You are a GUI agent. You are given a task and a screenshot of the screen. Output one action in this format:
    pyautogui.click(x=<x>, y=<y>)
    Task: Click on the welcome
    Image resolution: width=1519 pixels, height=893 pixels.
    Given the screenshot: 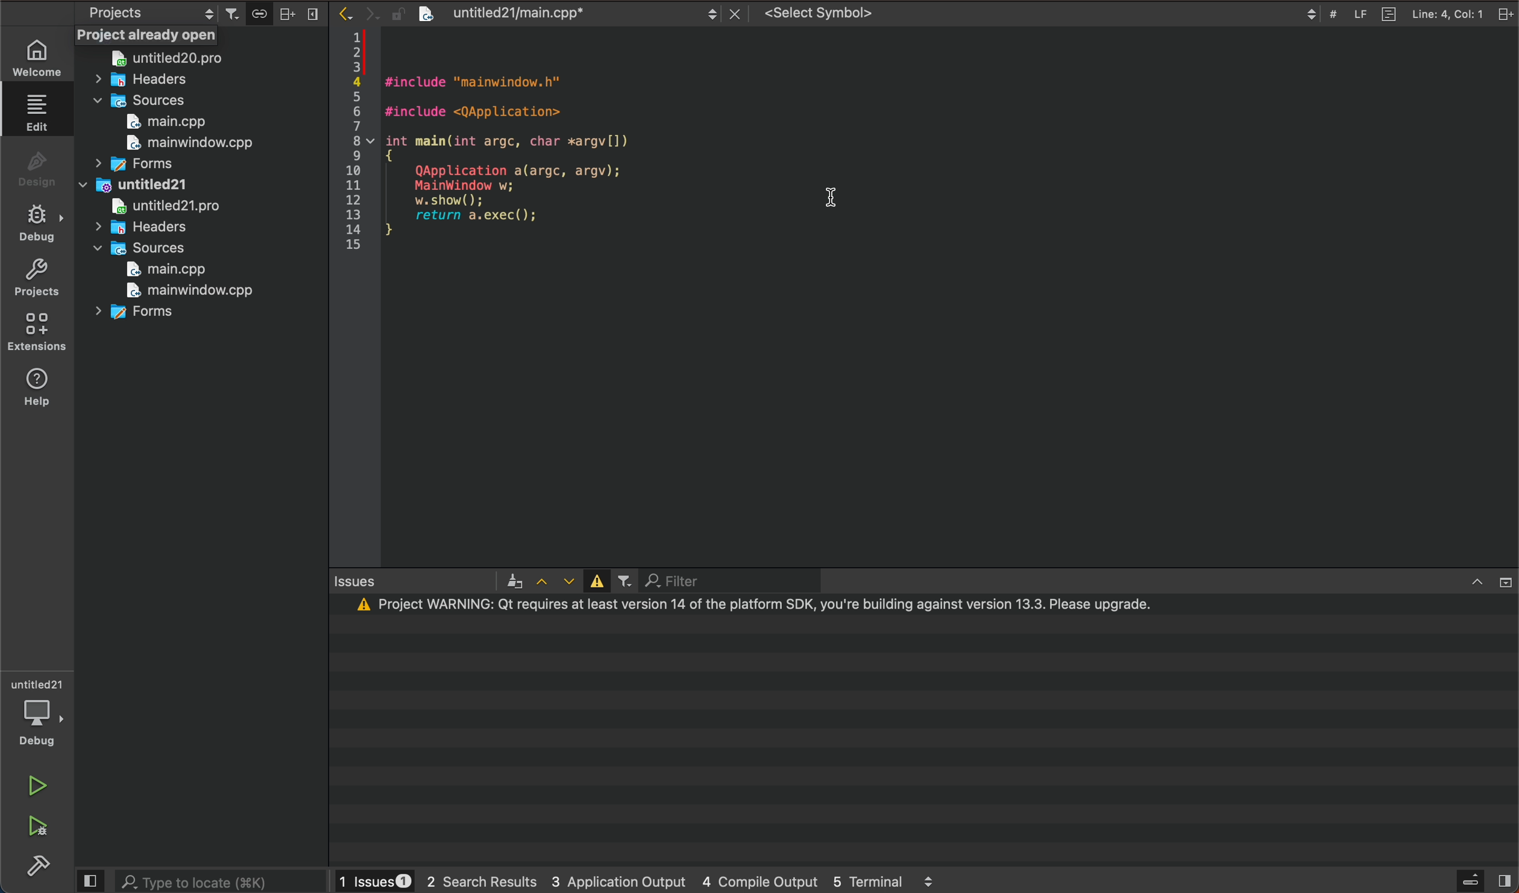 What is the action you would take?
    pyautogui.click(x=39, y=59)
    